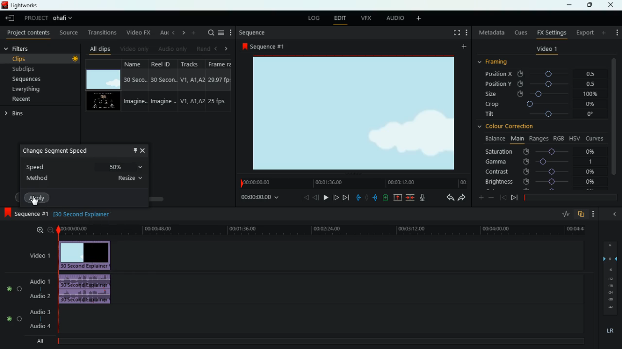  What do you see at coordinates (326, 197) in the screenshot?
I see `play` at bounding box center [326, 197].